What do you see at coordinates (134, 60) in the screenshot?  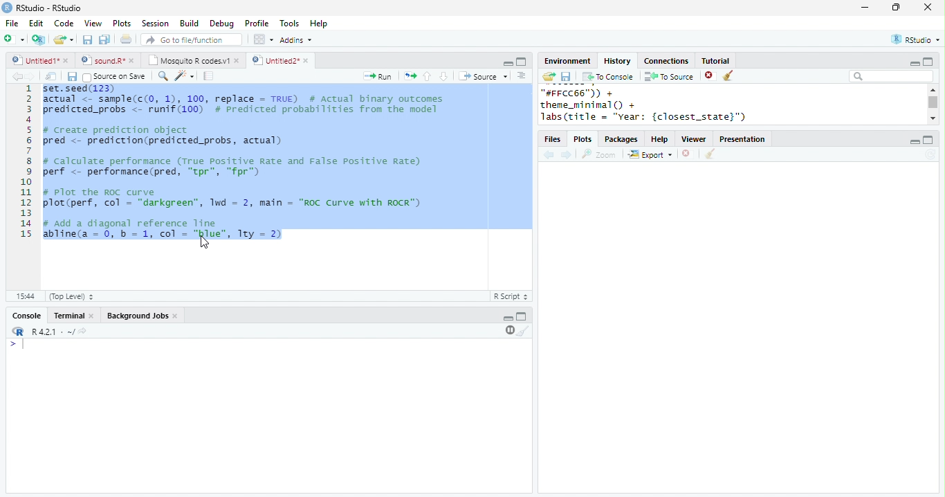 I see `close` at bounding box center [134, 60].